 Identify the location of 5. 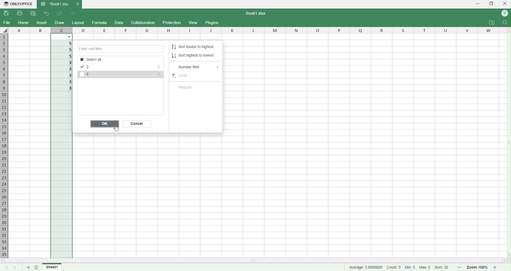
(90, 75).